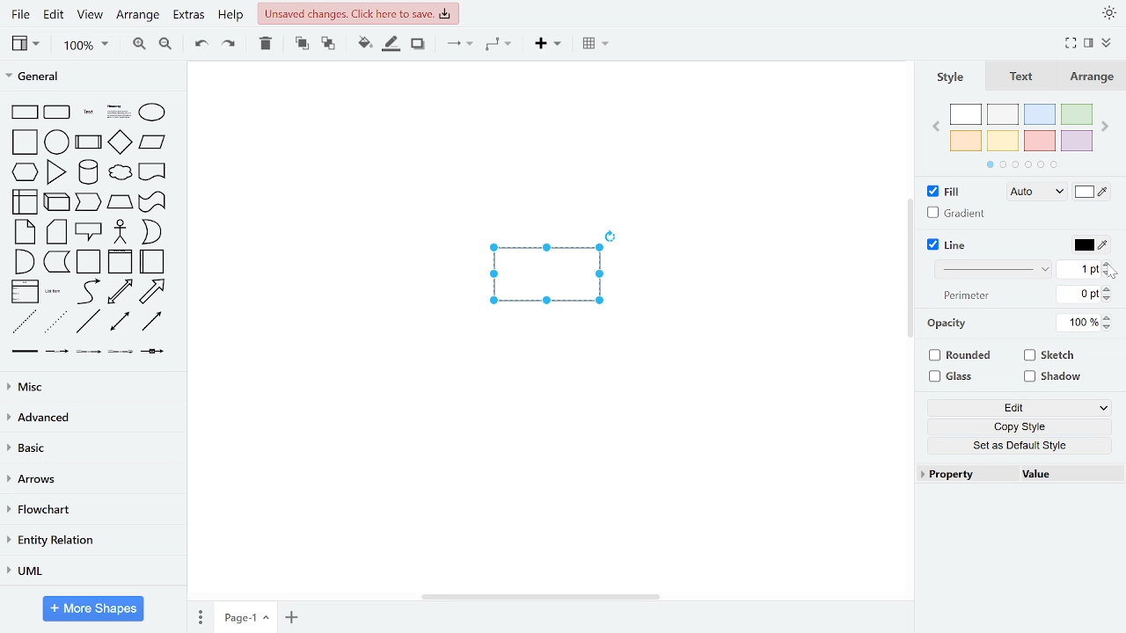 The width and height of the screenshot is (1126, 633). I want to click on redo, so click(230, 47).